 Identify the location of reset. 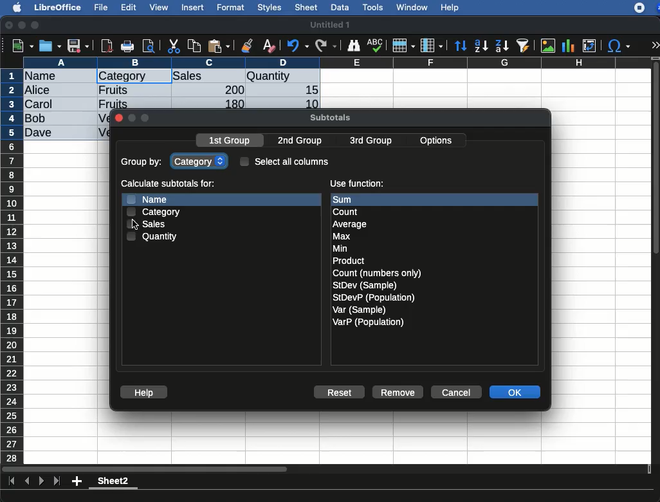
(342, 393).